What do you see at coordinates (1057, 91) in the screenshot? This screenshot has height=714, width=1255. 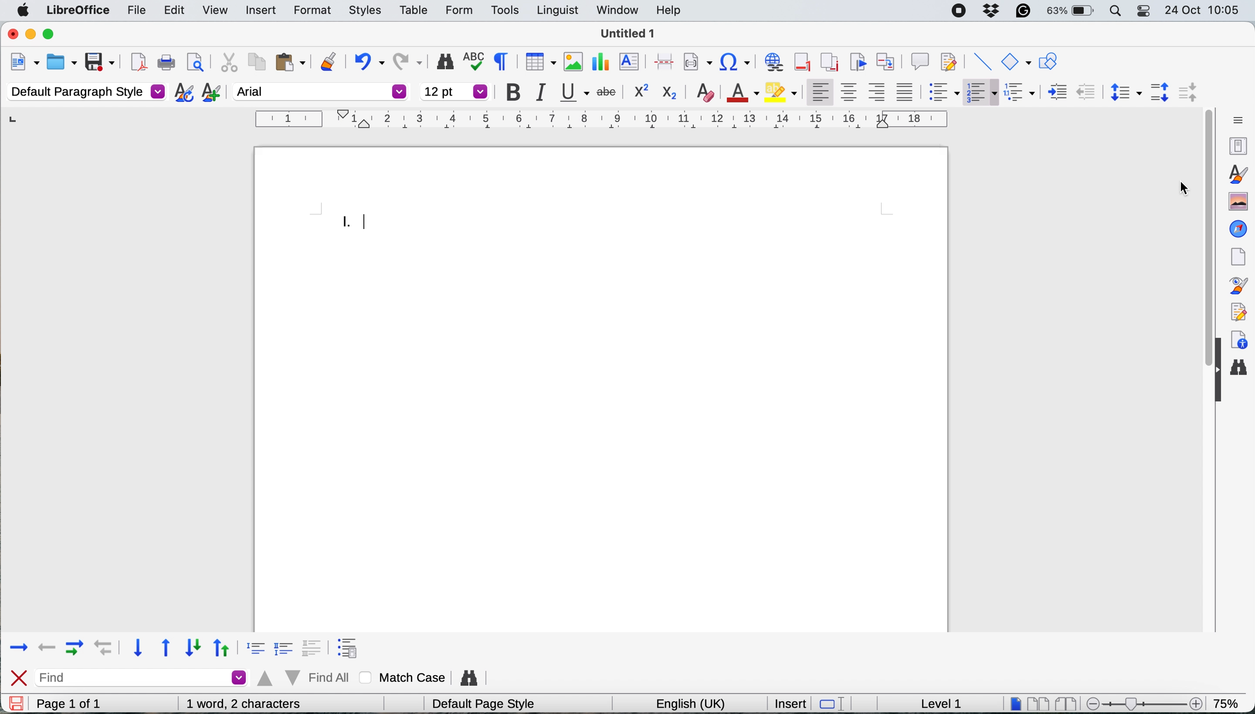 I see `decrease indent` at bounding box center [1057, 91].